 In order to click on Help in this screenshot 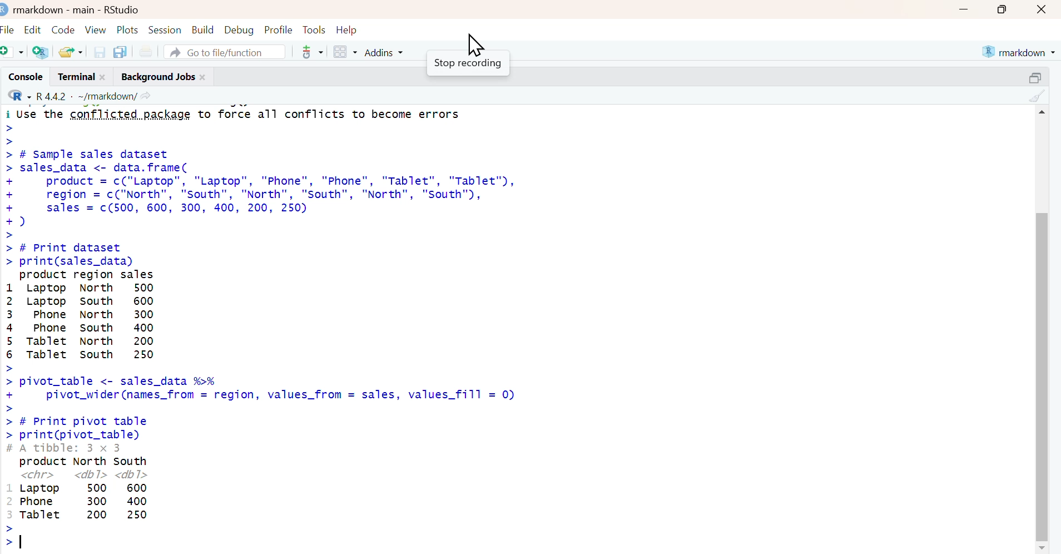, I will do `click(350, 29)`.